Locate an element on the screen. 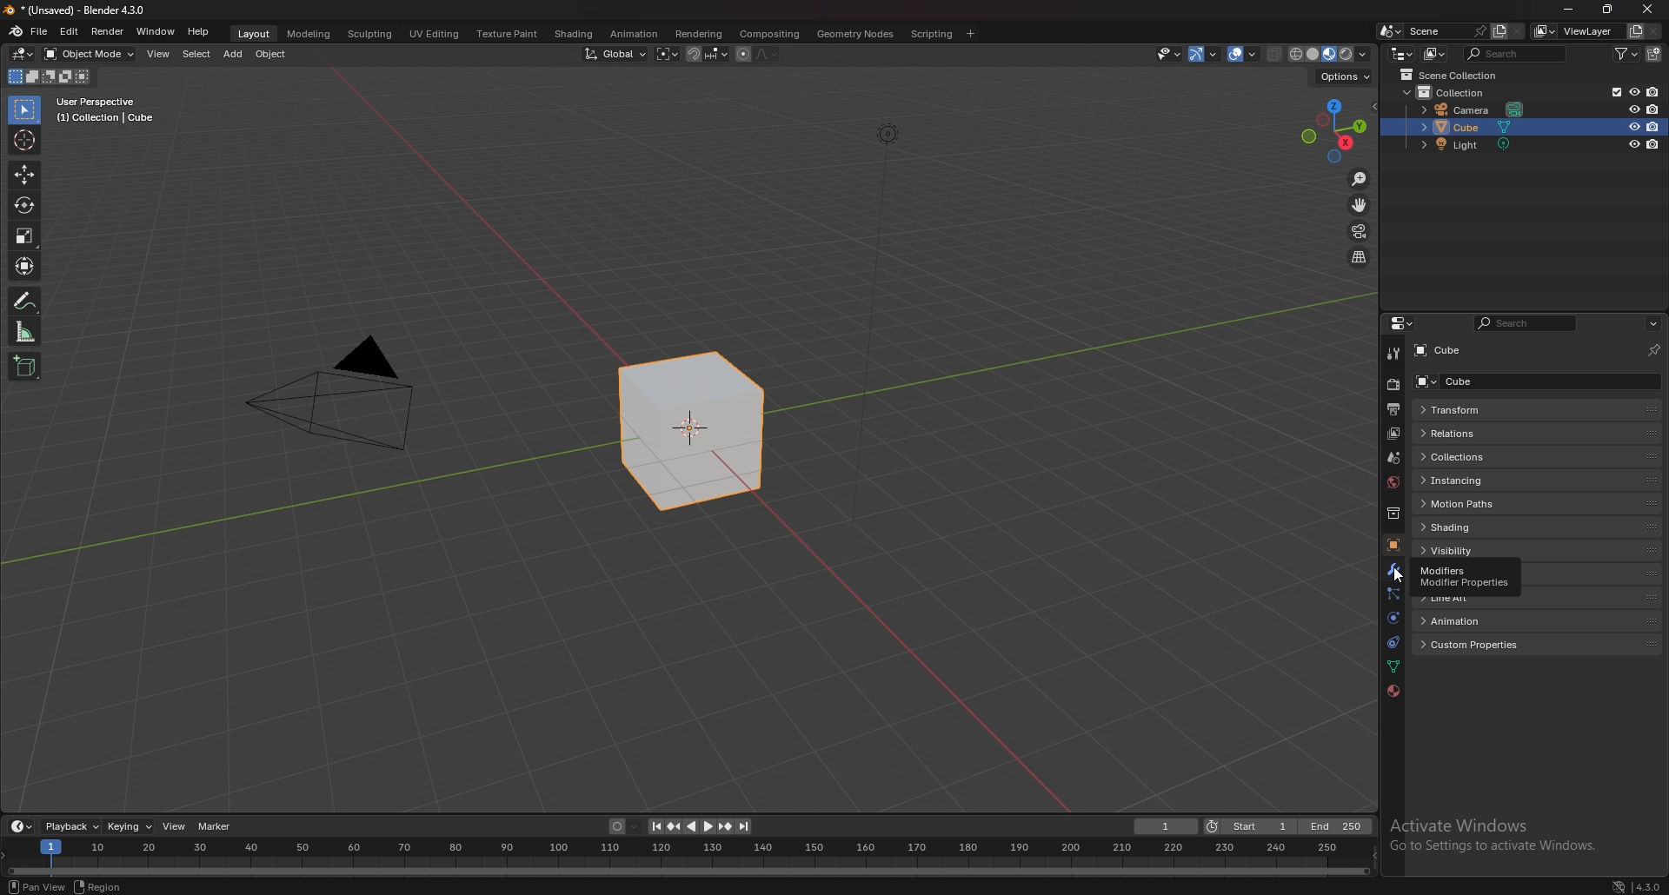 The width and height of the screenshot is (1669, 895). camera view is located at coordinates (1360, 232).